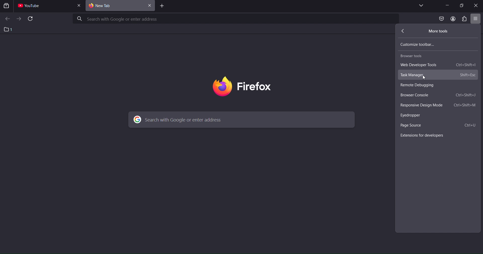  I want to click on list all tabs, so click(420, 6).